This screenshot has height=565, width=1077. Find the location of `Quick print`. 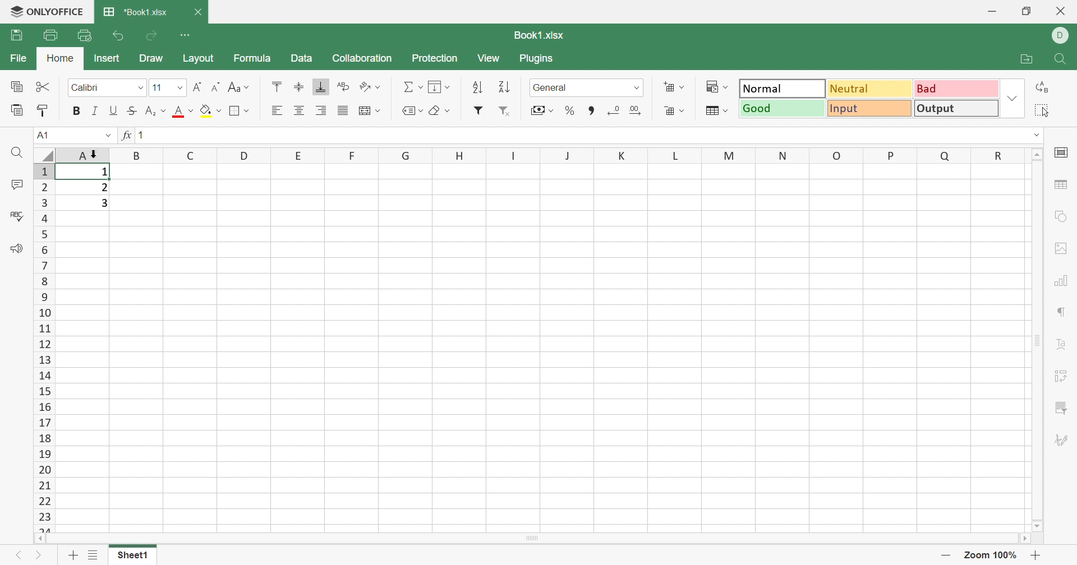

Quick print is located at coordinates (85, 35).